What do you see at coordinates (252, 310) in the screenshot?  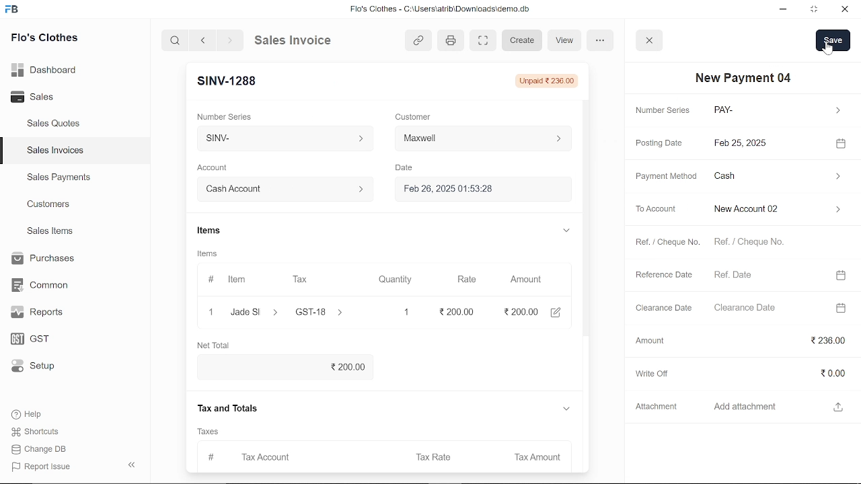 I see `Jade slippers` at bounding box center [252, 310].